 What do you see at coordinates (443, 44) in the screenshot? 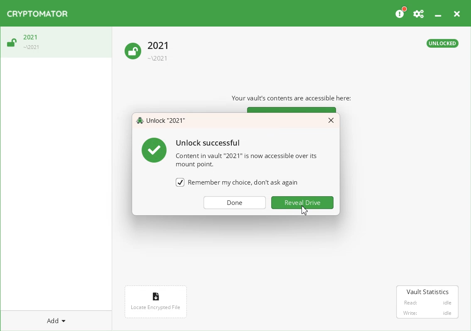
I see `Text` at bounding box center [443, 44].